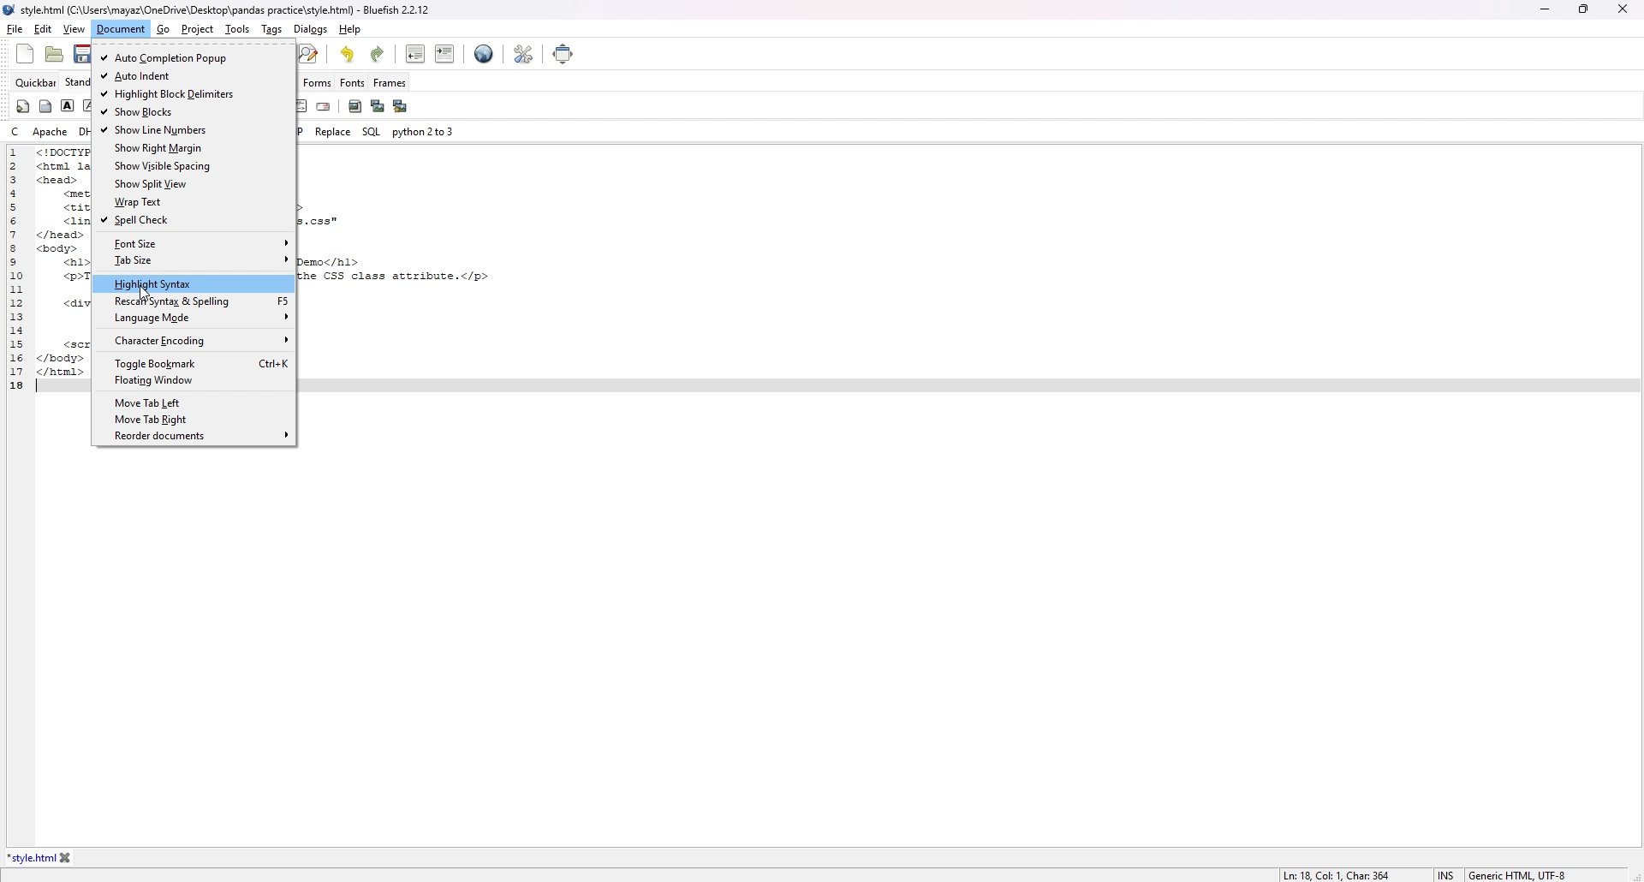  I want to click on encoding, so click(1522, 873).